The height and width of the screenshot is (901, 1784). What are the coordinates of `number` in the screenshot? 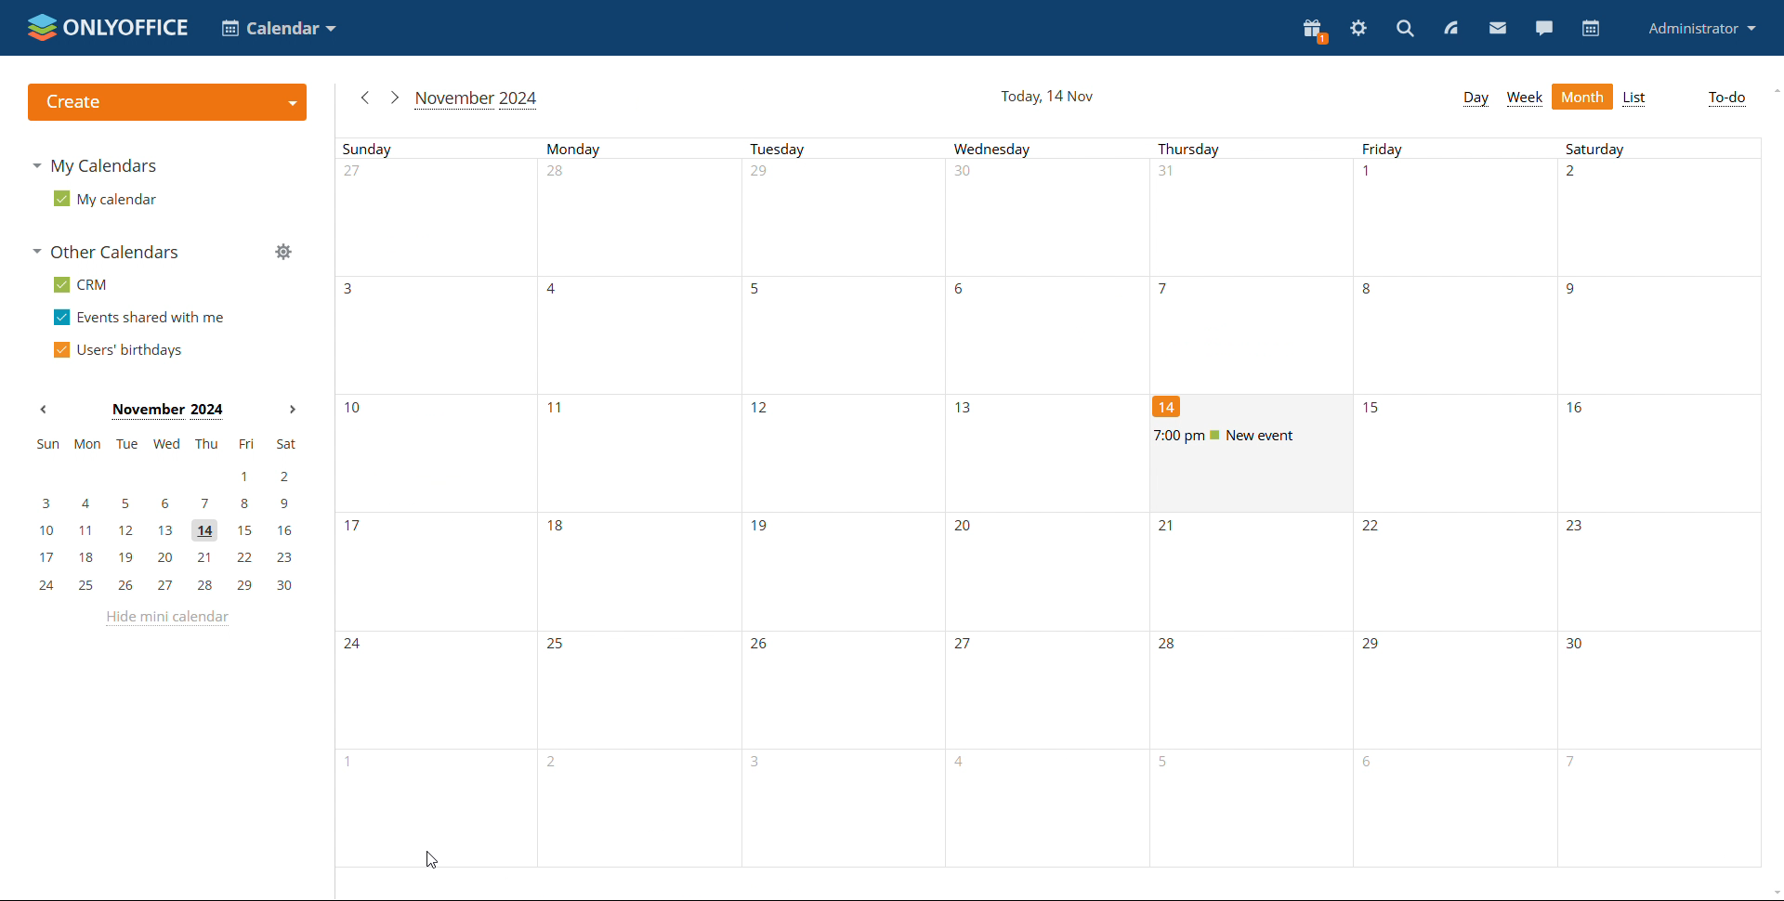 It's located at (559, 765).